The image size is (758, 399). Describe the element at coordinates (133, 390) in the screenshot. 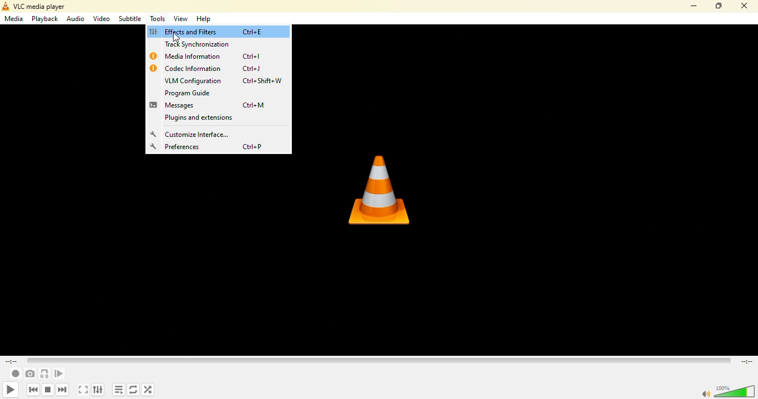

I see `click to toggle between loop all, loop one and no loop` at that location.